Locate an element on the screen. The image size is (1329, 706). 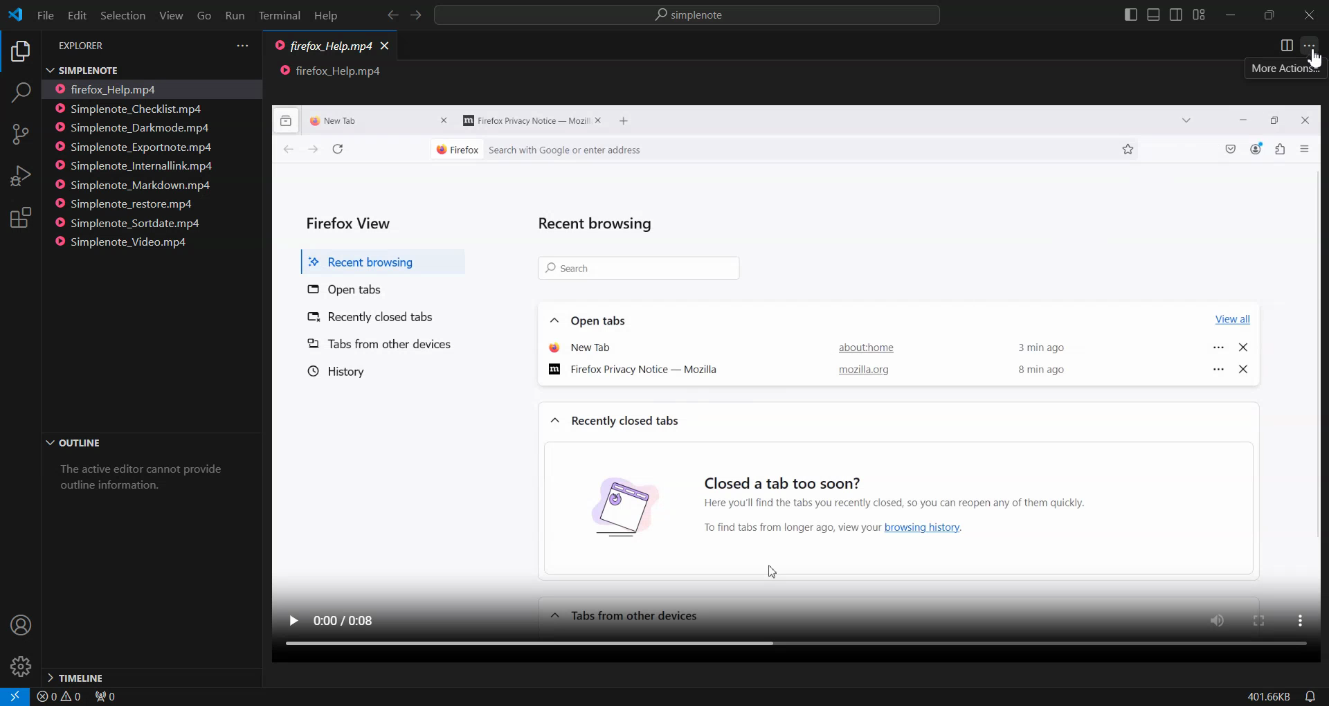
mozilla.org is located at coordinates (863, 372).